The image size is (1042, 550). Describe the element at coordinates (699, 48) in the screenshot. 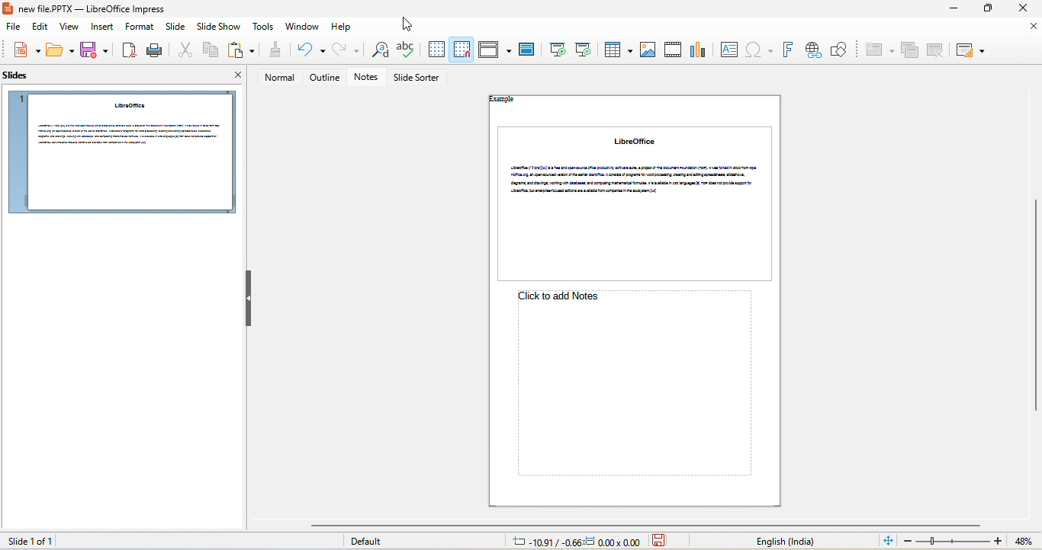

I see `chart` at that location.